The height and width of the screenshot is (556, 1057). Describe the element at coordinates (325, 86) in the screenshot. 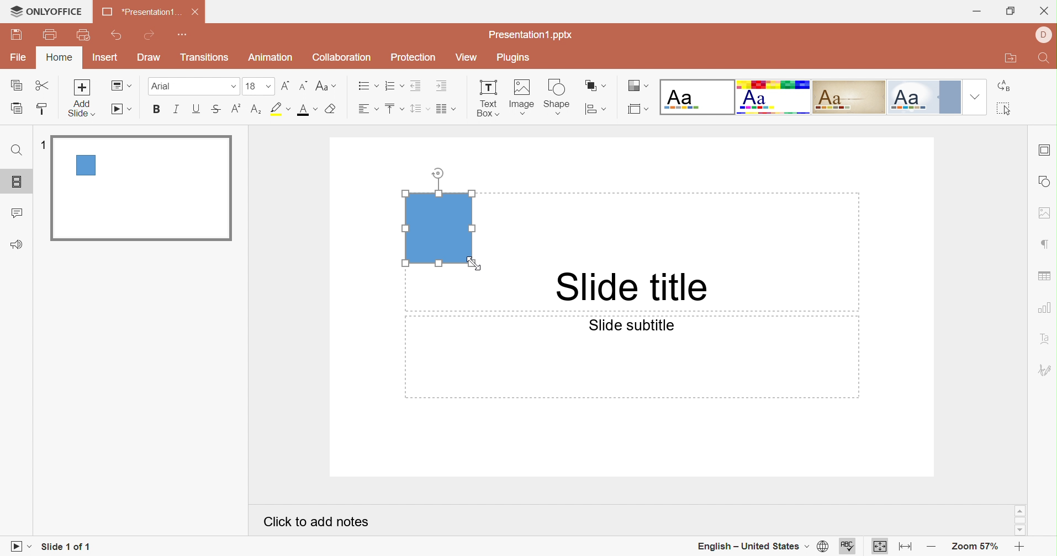

I see `Change case` at that location.